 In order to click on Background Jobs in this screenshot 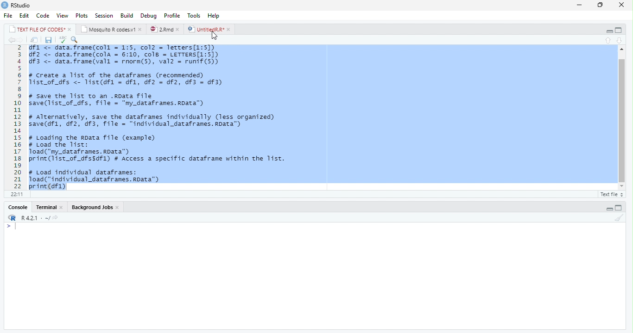, I will do `click(94, 207)`.